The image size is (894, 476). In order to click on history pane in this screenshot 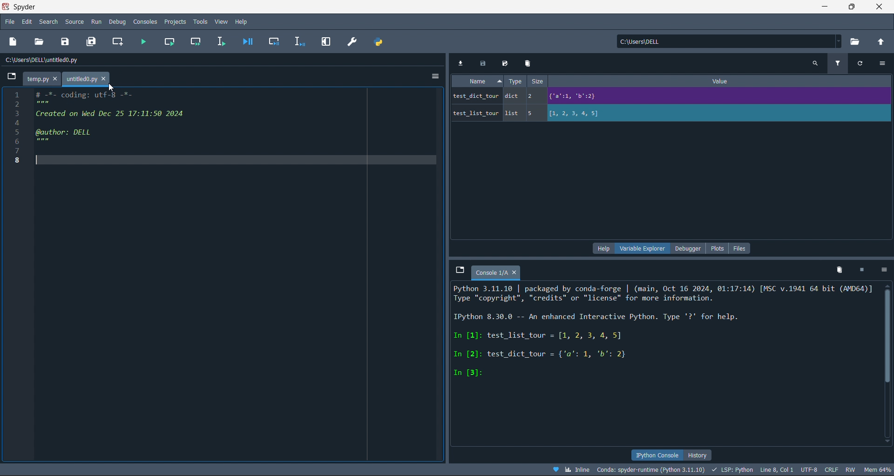, I will do `click(702, 454)`.